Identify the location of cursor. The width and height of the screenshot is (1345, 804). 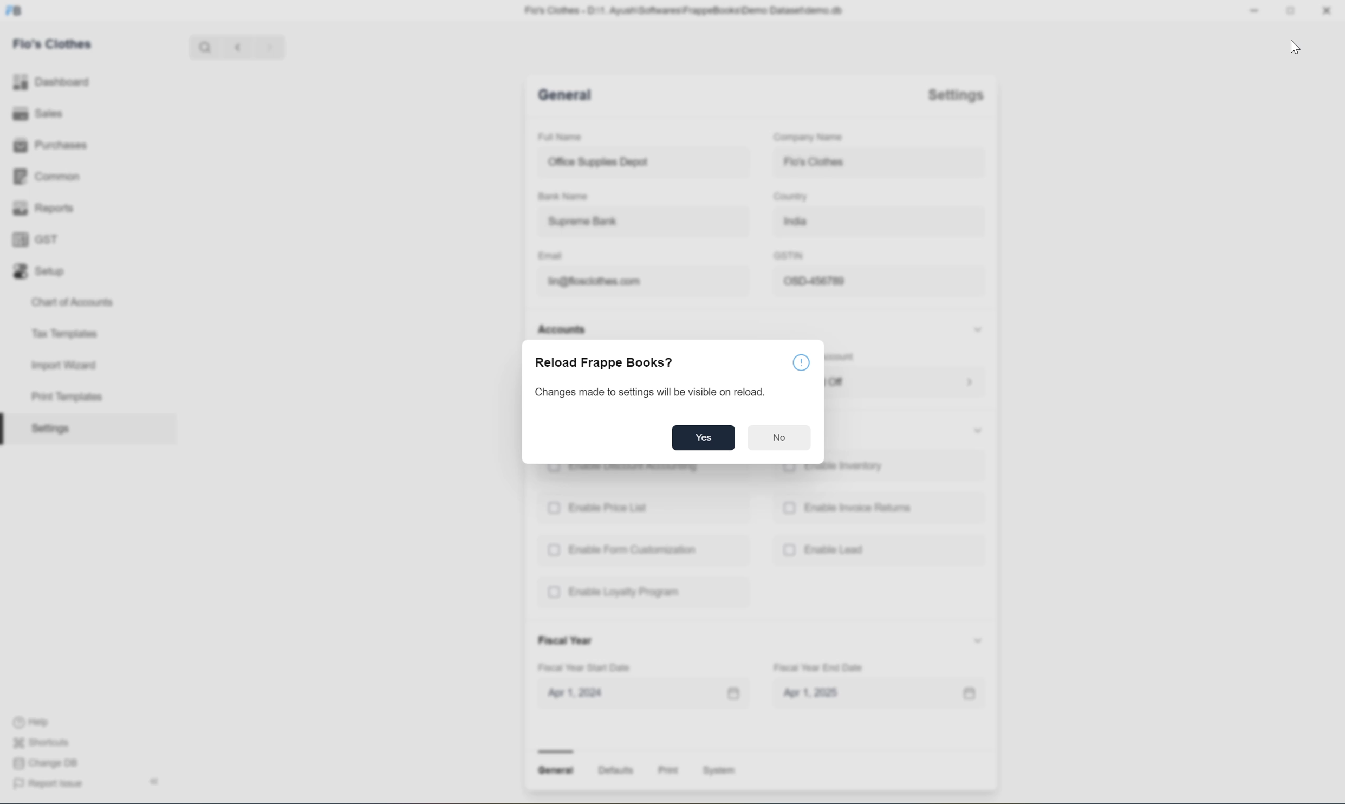
(1294, 47).